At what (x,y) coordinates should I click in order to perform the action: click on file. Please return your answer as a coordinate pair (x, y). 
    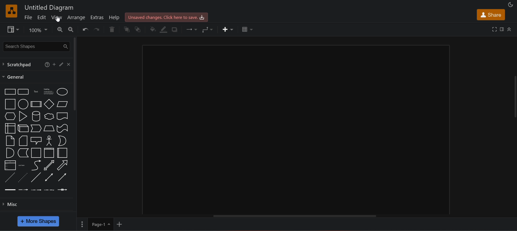
    Looking at the image, I should click on (28, 17).